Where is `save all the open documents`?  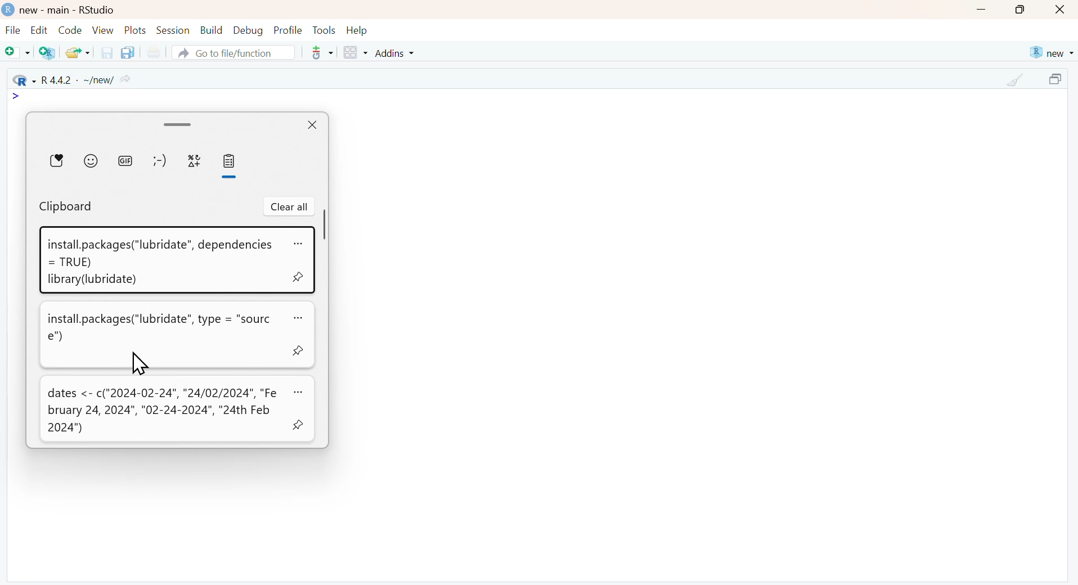 save all the open documents is located at coordinates (127, 52).